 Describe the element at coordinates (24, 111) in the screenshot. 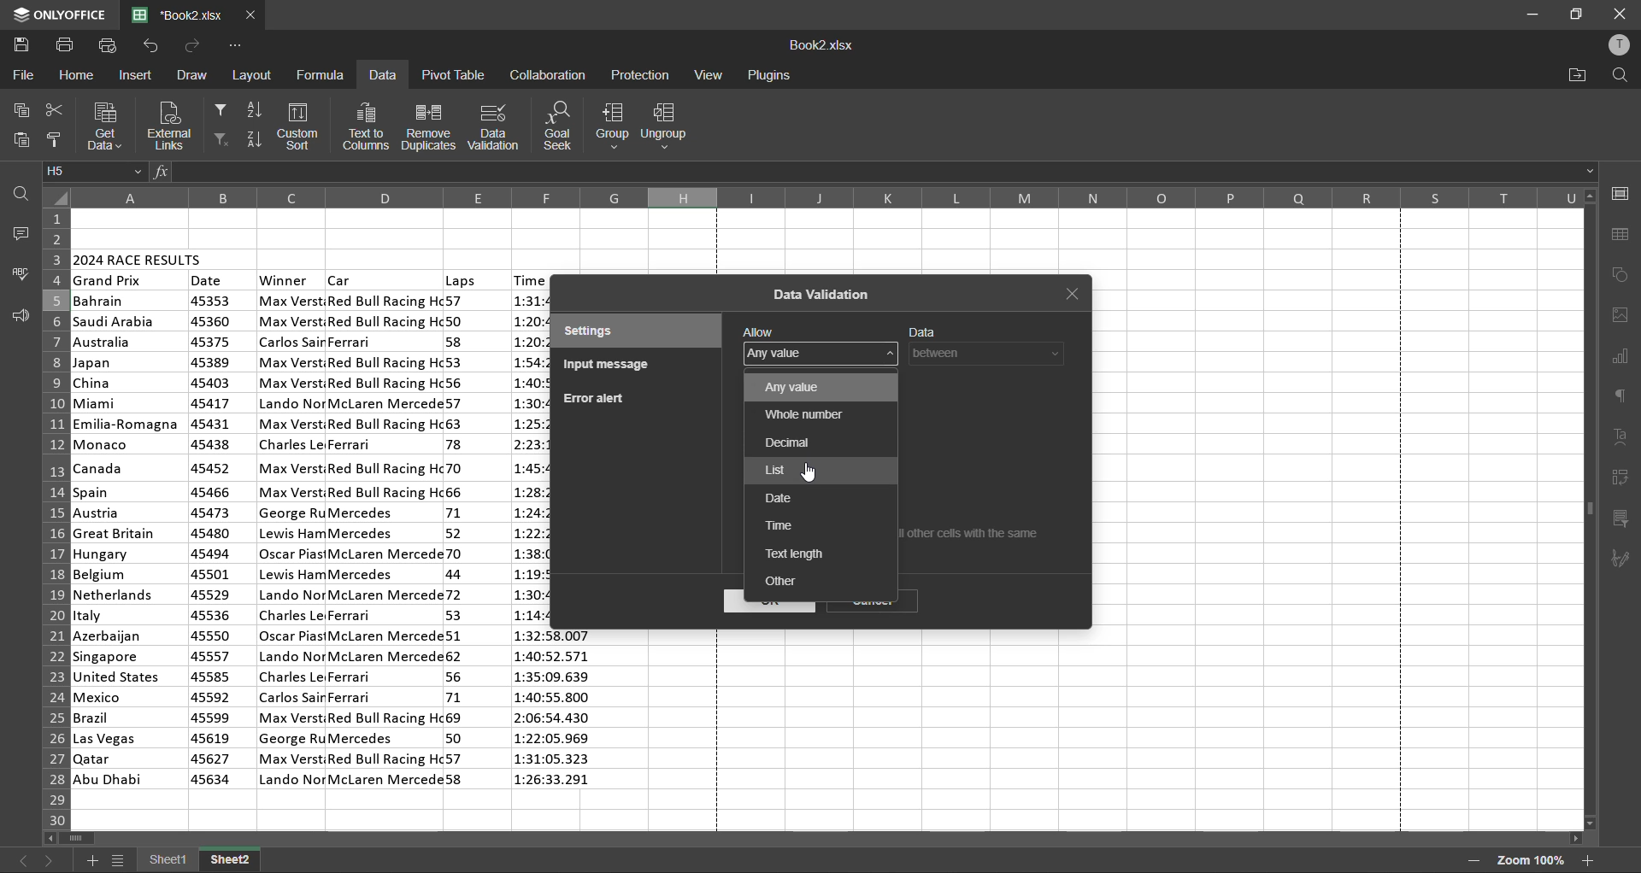

I see `copy` at that location.